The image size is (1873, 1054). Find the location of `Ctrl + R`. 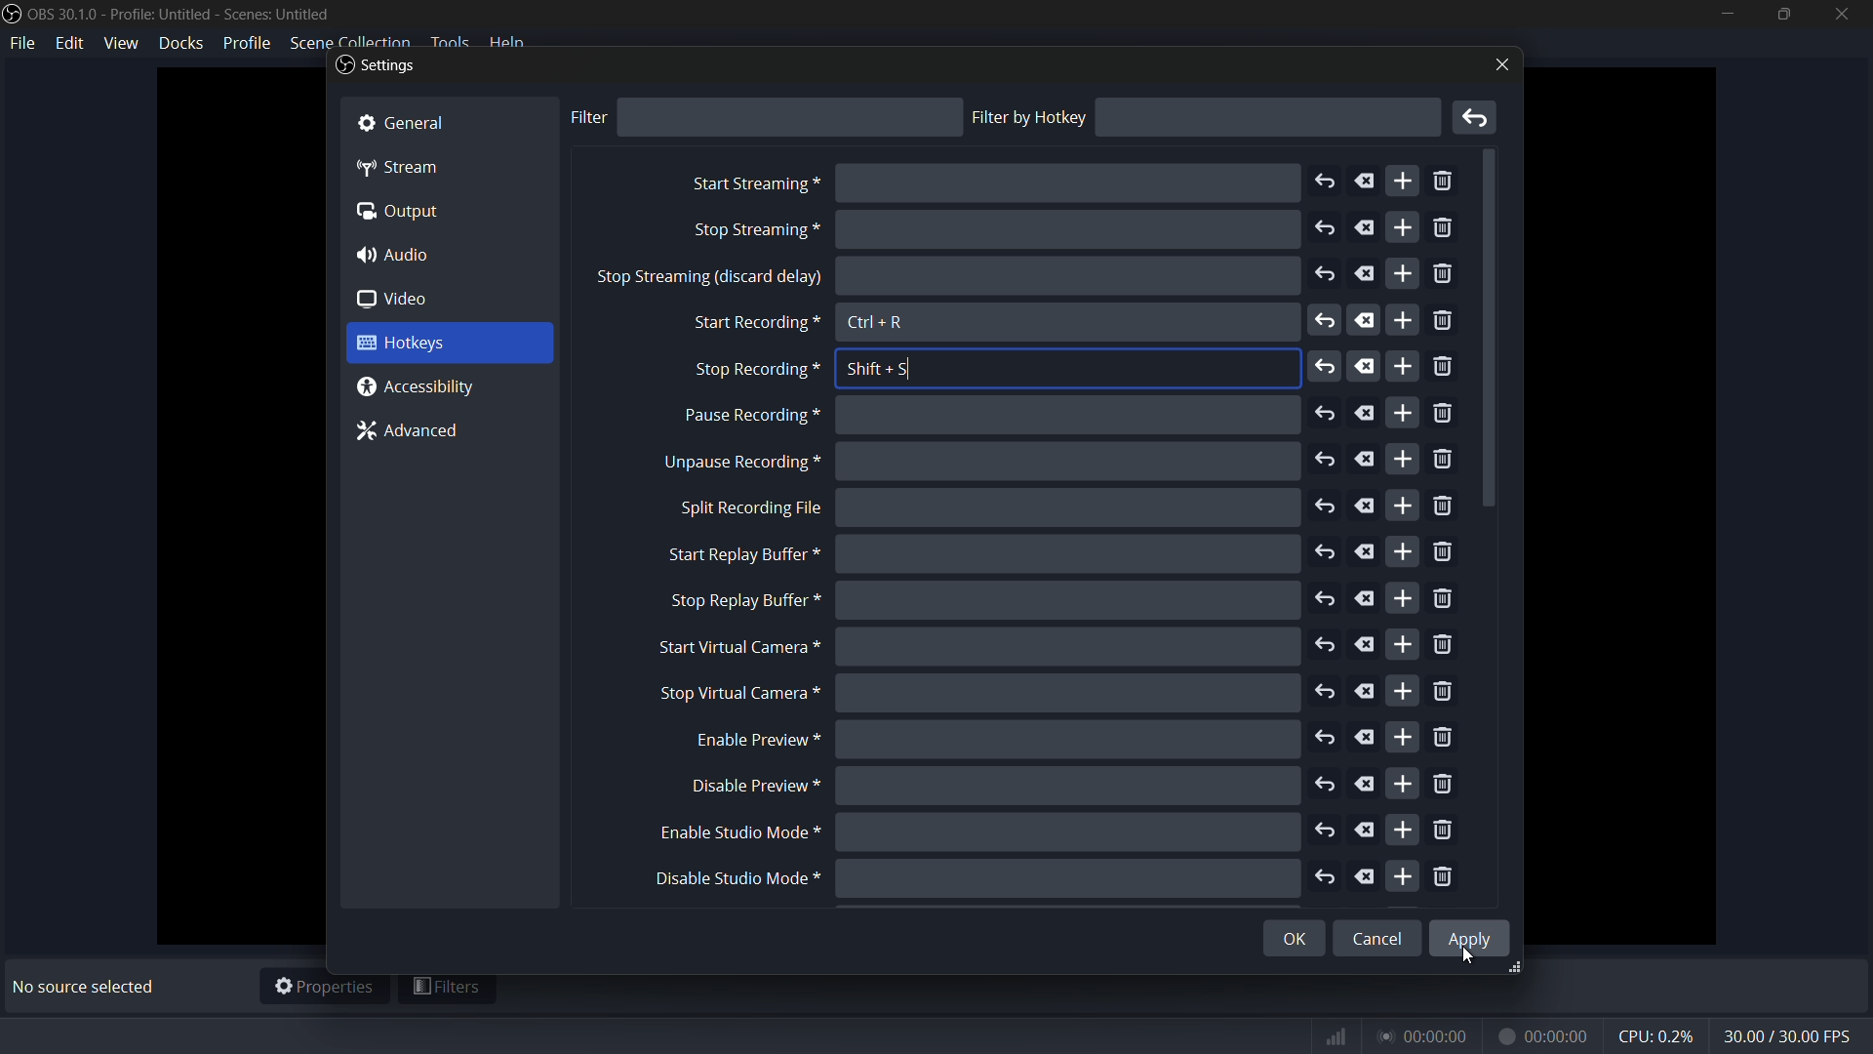

Ctrl + R is located at coordinates (878, 324).